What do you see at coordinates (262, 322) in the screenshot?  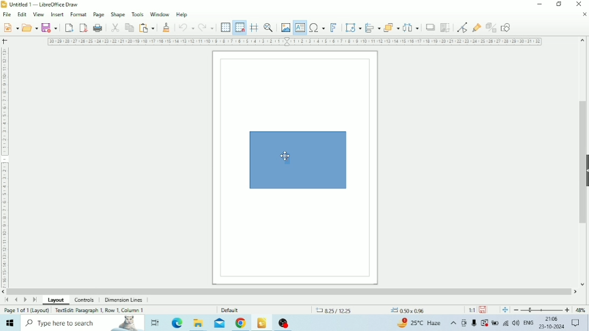 I see `LibreOffice Draw` at bounding box center [262, 322].